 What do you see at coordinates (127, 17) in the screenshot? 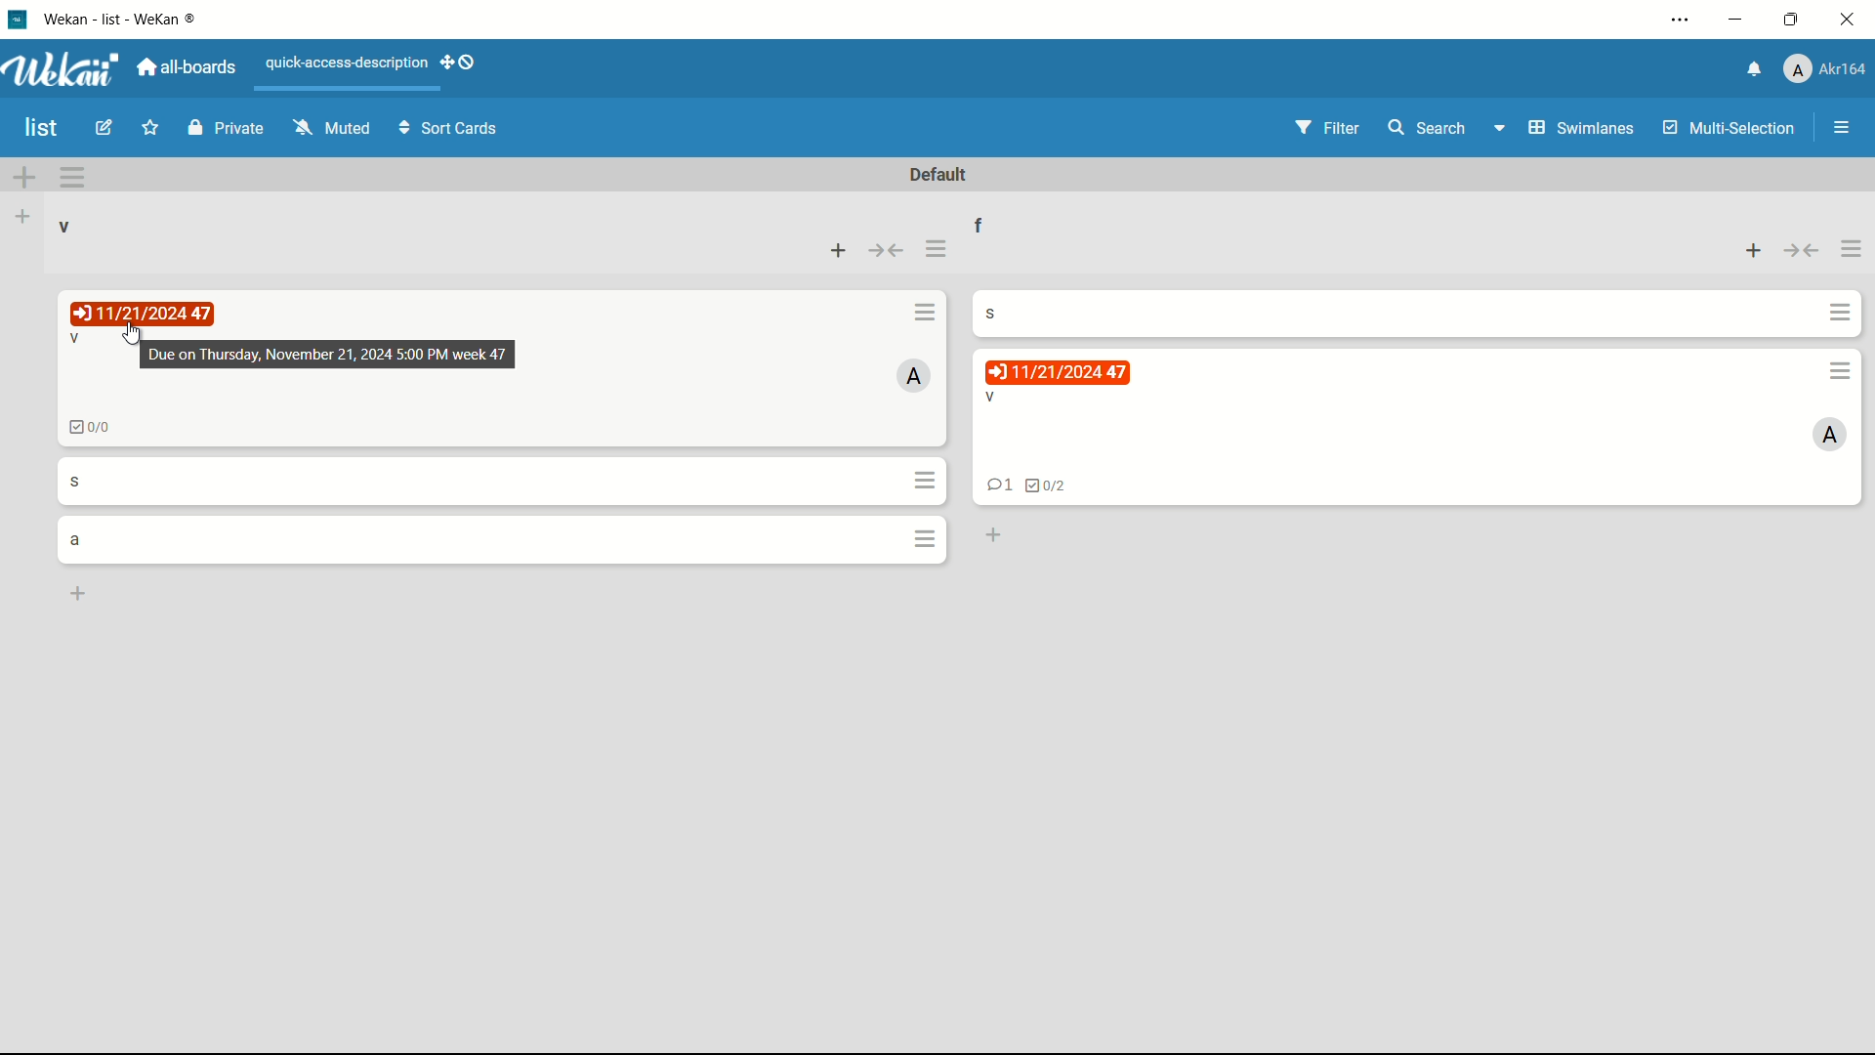
I see `wekan - list - wekan` at bounding box center [127, 17].